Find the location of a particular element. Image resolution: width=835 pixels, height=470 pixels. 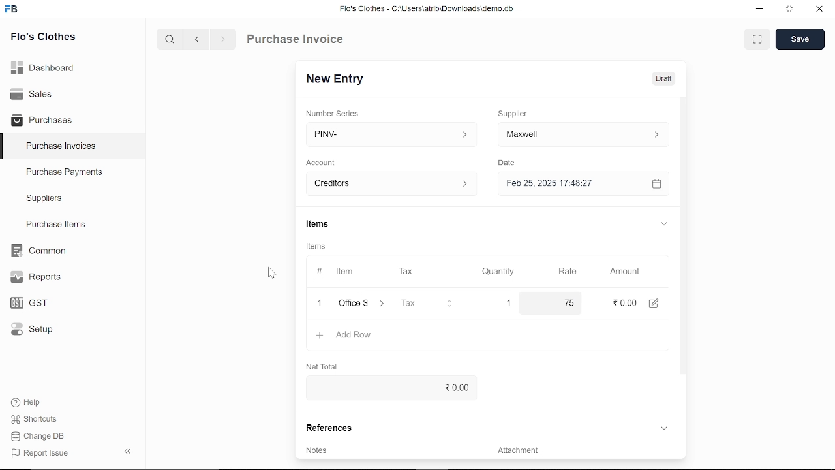

frappe books logo is located at coordinates (14, 10).